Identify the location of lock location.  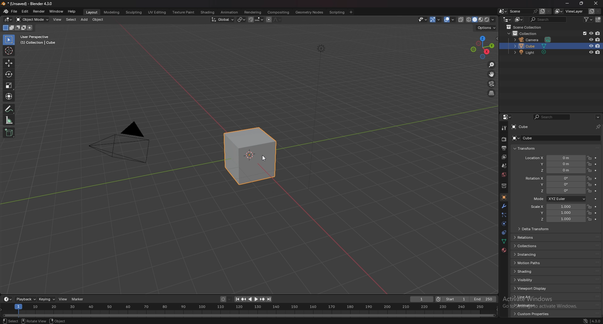
(589, 170).